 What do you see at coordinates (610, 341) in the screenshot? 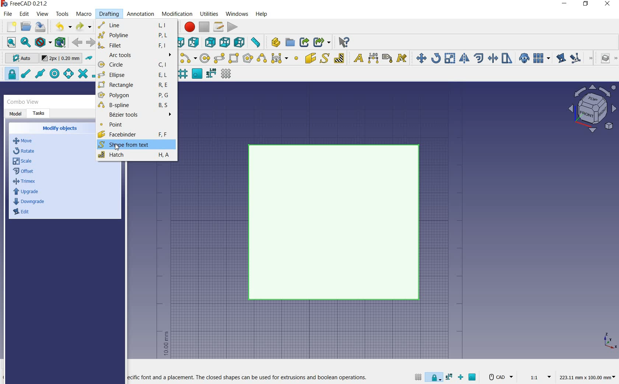
I see `xyz point` at bounding box center [610, 341].